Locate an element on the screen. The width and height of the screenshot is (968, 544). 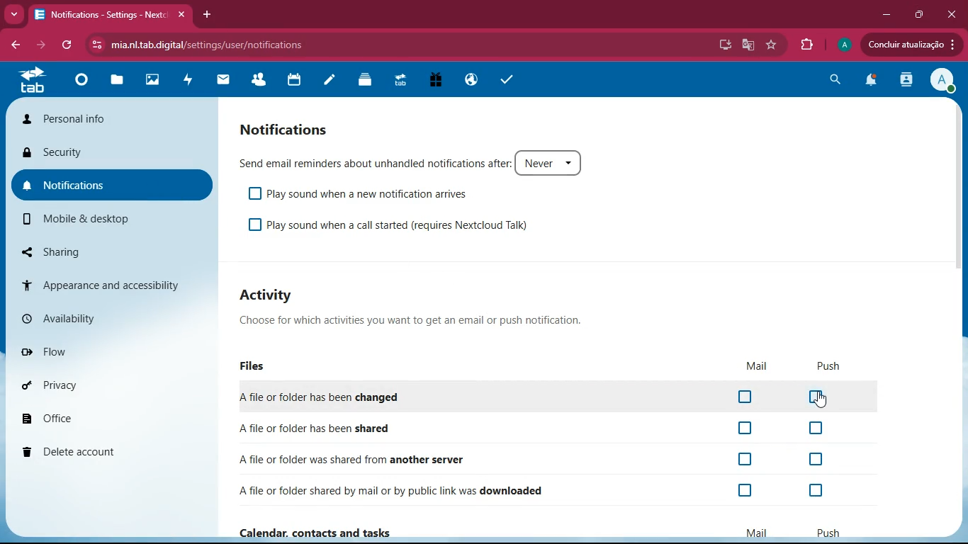
scrollbar is located at coordinates (957, 193).